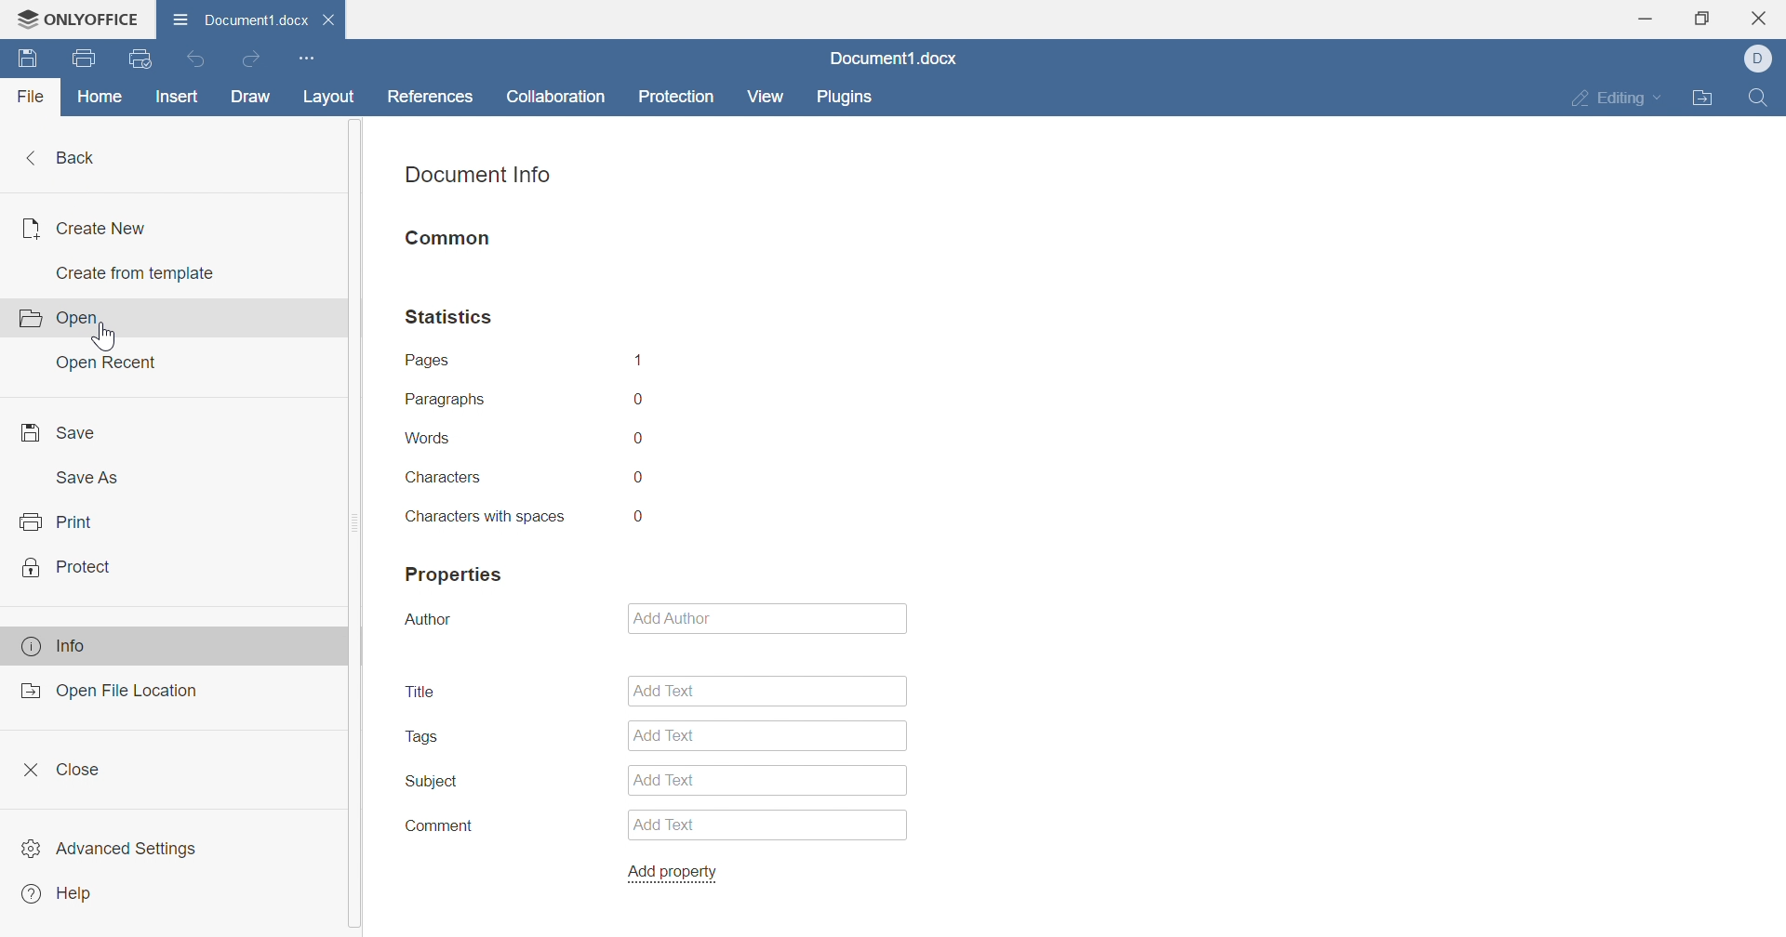 Image resolution: width=1786 pixels, height=937 pixels. What do you see at coordinates (65, 434) in the screenshot?
I see `save` at bounding box center [65, 434].